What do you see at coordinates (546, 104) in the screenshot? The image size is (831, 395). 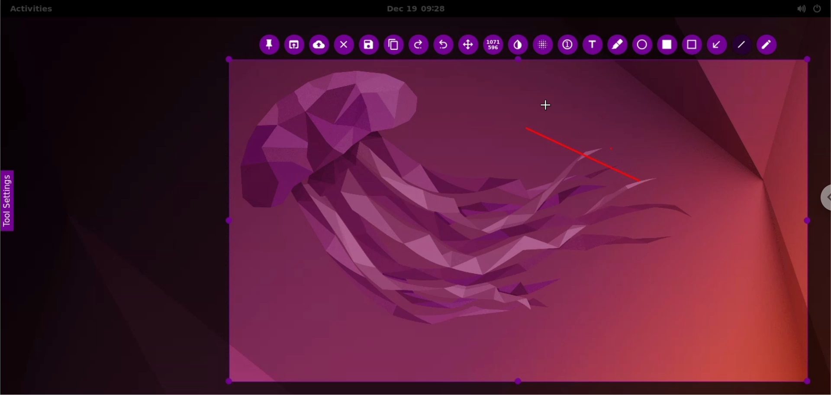 I see `cursor` at bounding box center [546, 104].